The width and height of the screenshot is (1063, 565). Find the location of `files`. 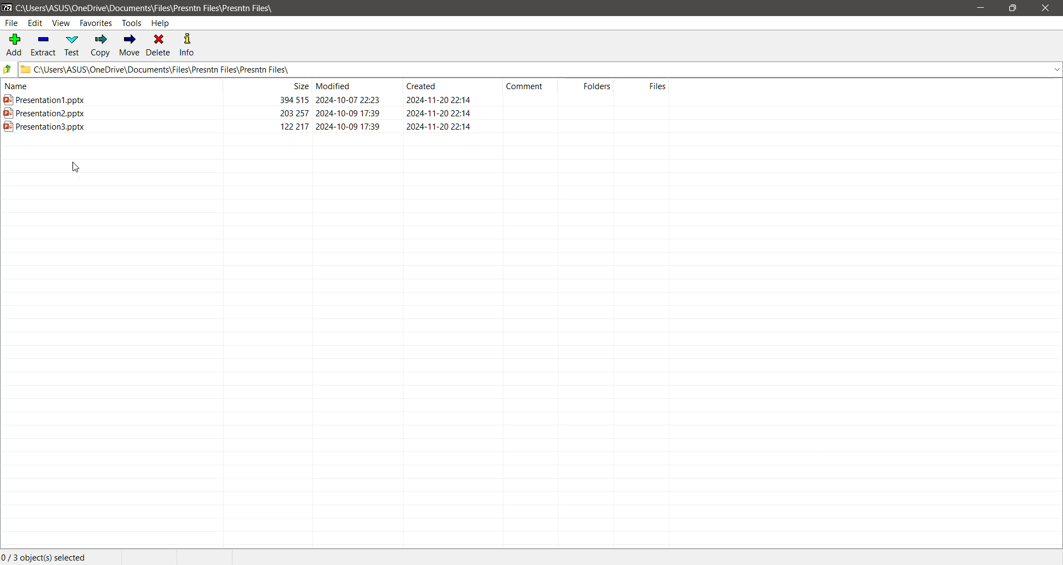

files is located at coordinates (658, 86).